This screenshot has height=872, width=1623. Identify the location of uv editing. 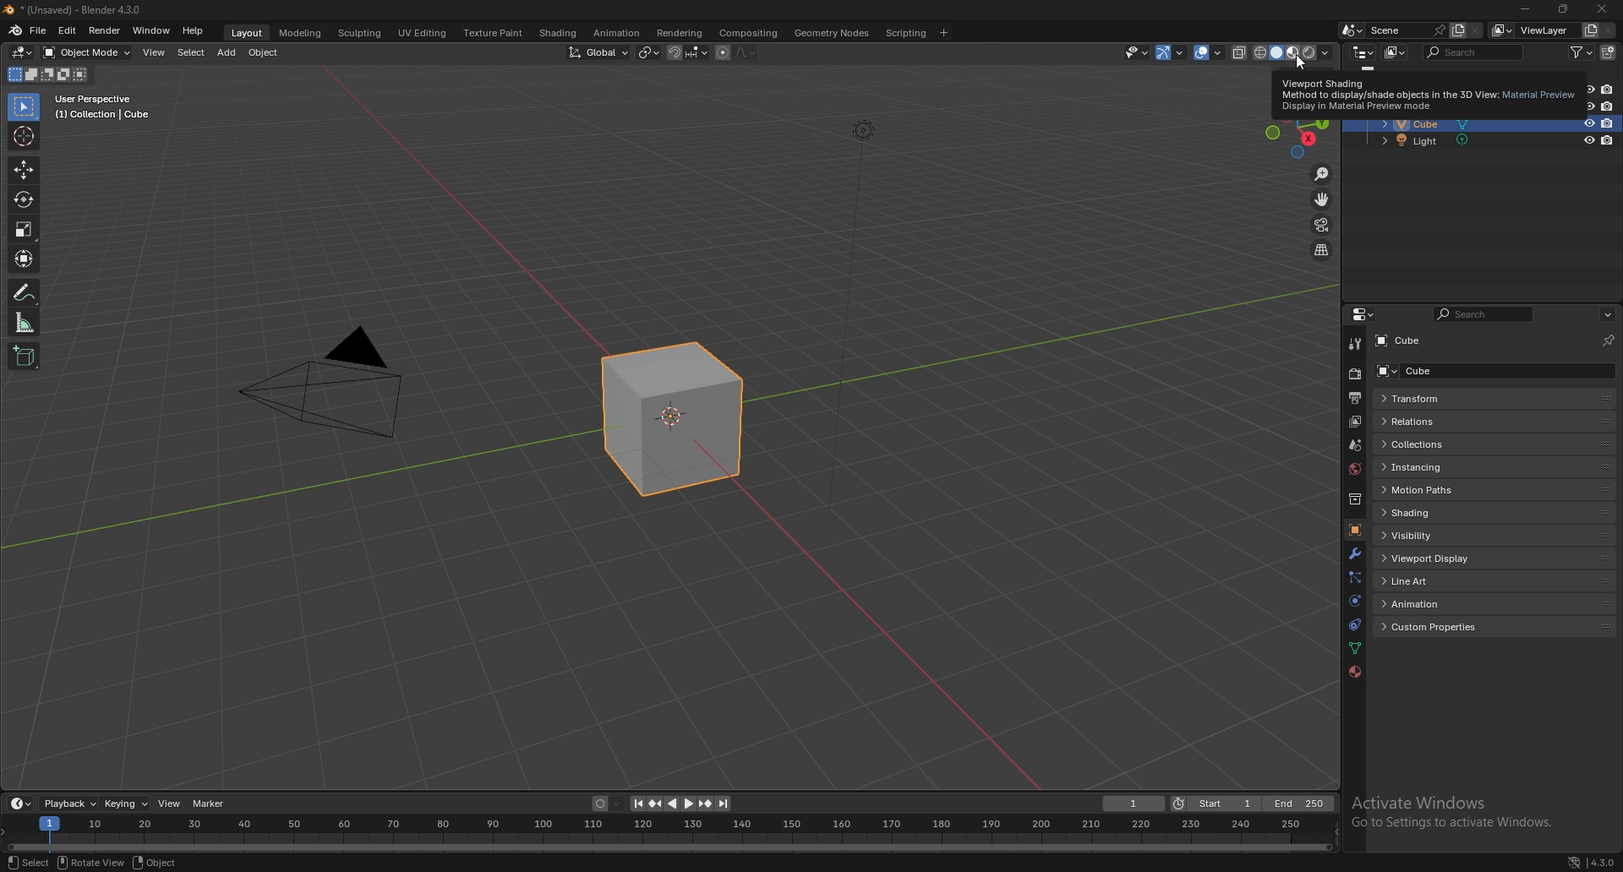
(422, 33).